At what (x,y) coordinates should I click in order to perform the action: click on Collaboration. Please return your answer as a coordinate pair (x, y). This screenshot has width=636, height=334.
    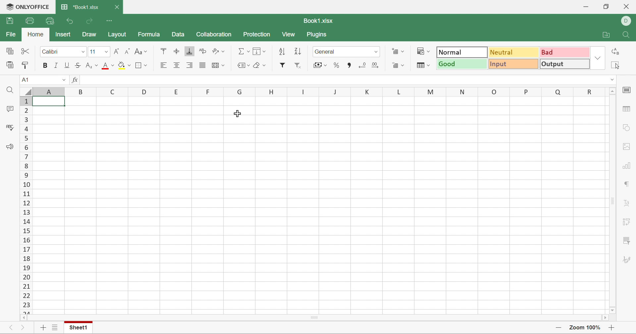
    Looking at the image, I should click on (214, 35).